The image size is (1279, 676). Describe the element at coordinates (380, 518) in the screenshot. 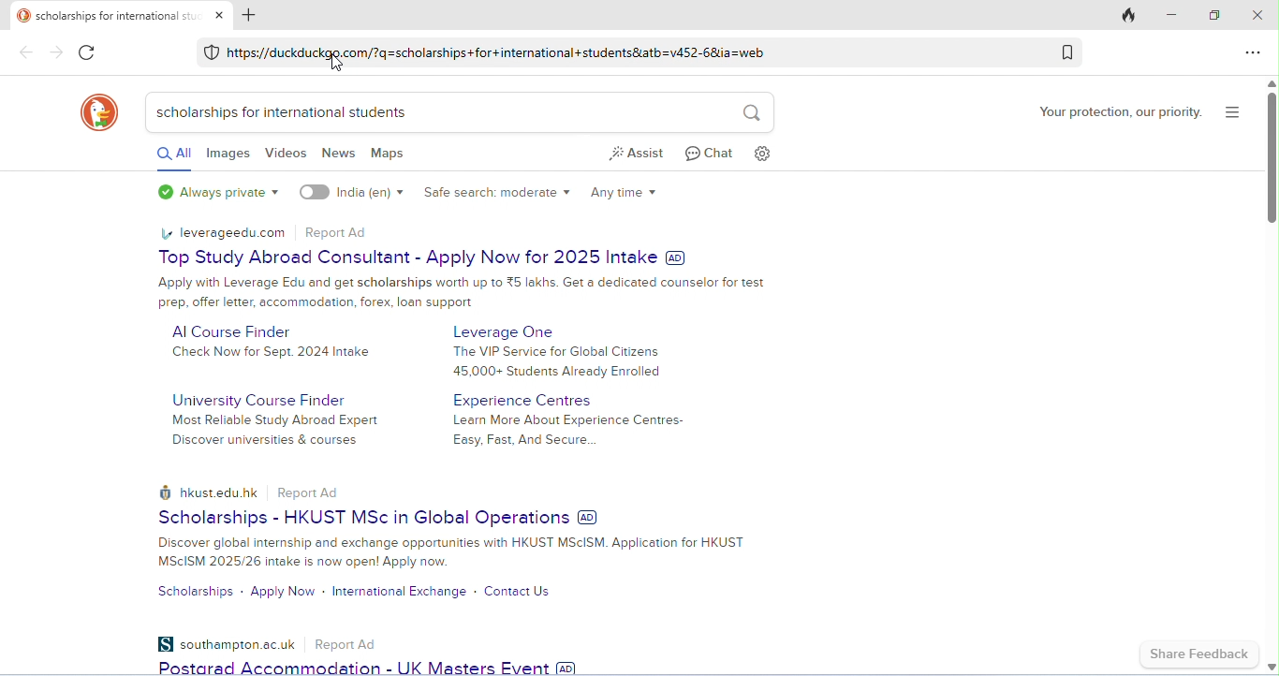

I see `Scholarships - HKUST MSc in Global Operations` at that location.